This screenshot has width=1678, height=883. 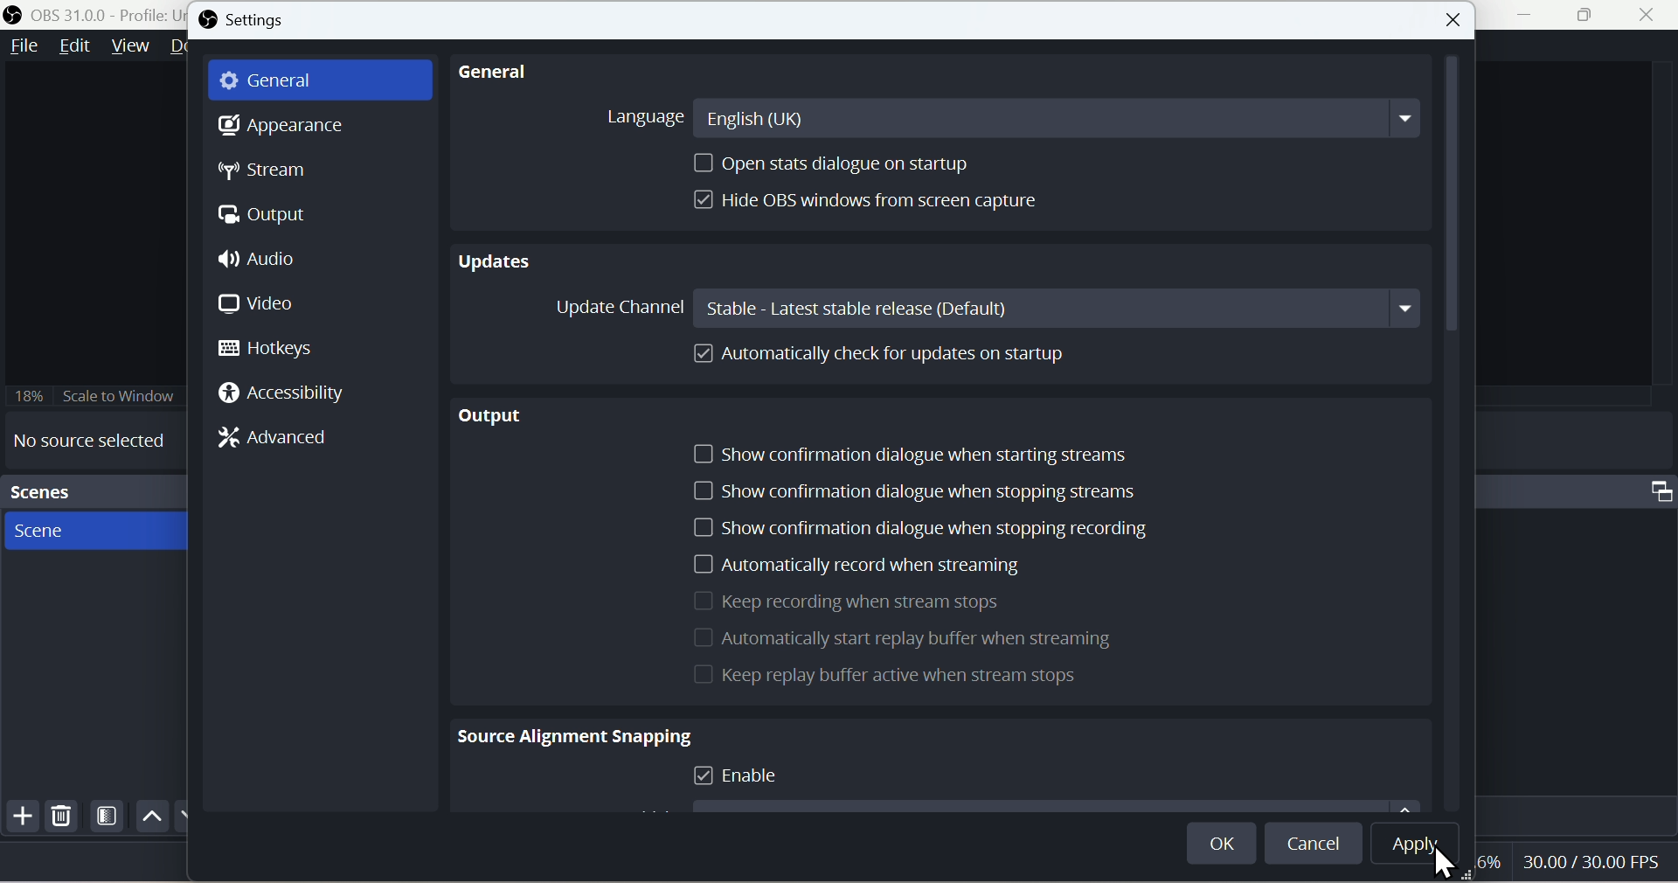 I want to click on English(UK), so click(x=1059, y=117).